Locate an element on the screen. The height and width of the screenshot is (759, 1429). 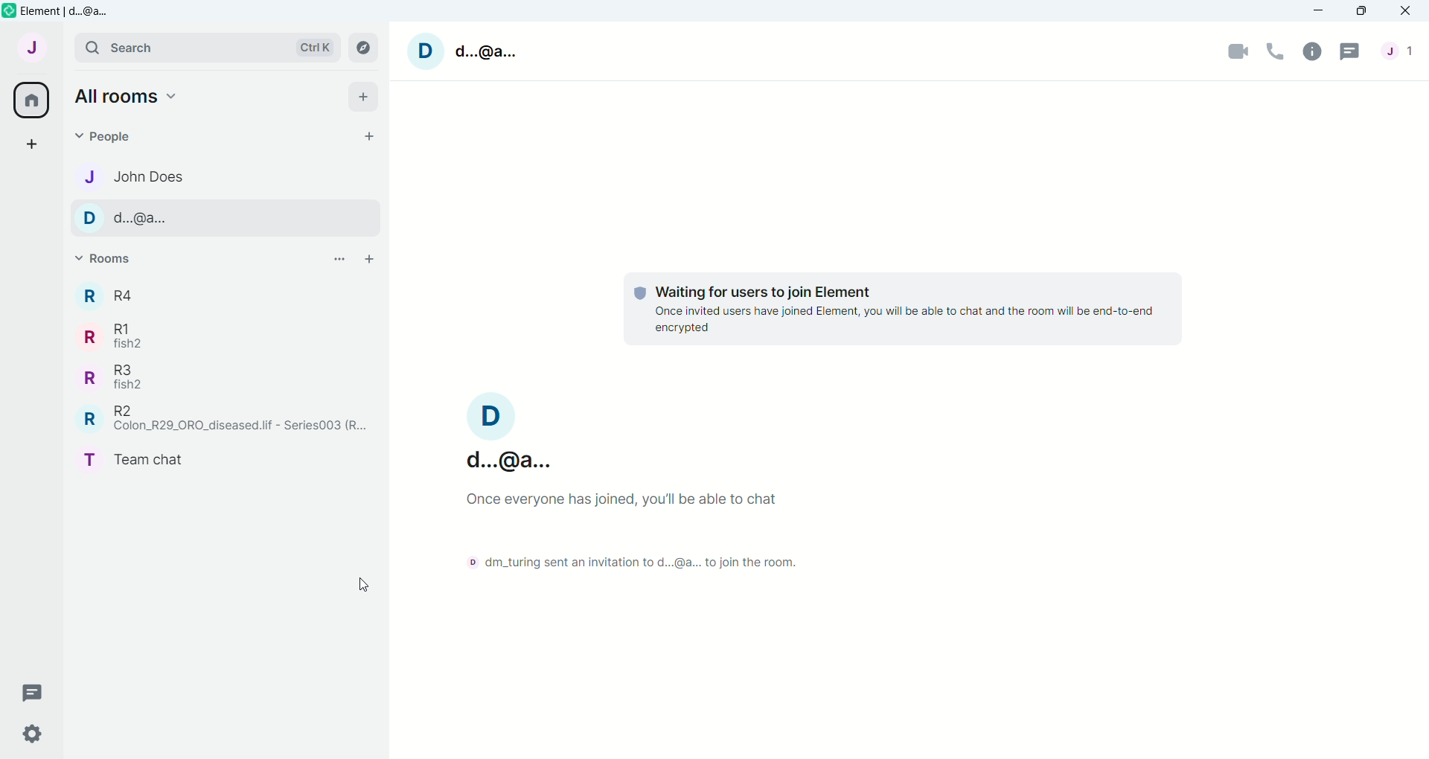
Mouse is located at coordinates (362, 582).